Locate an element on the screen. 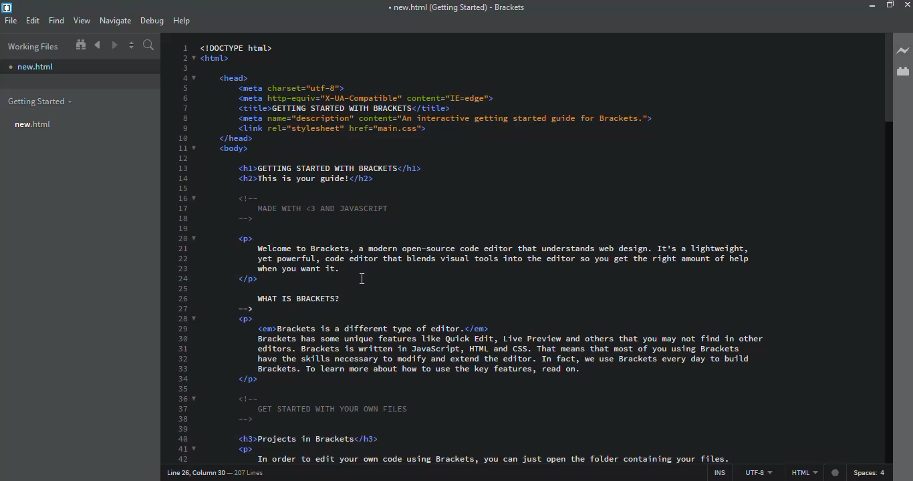 The height and width of the screenshot is (481, 913). edit is located at coordinates (33, 21).